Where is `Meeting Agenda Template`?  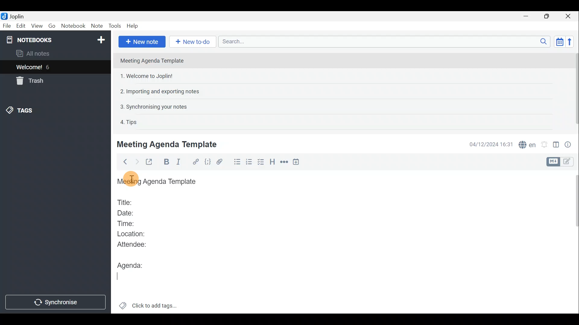
Meeting Agenda Template is located at coordinates (153, 60).